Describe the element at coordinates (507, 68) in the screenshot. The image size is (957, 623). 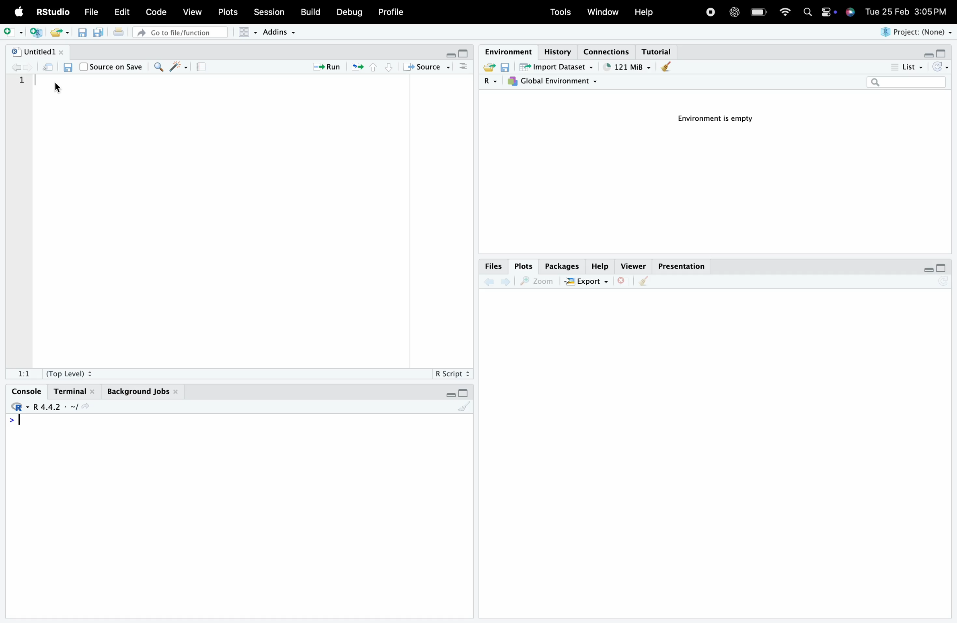
I see `Save workspace as` at that location.